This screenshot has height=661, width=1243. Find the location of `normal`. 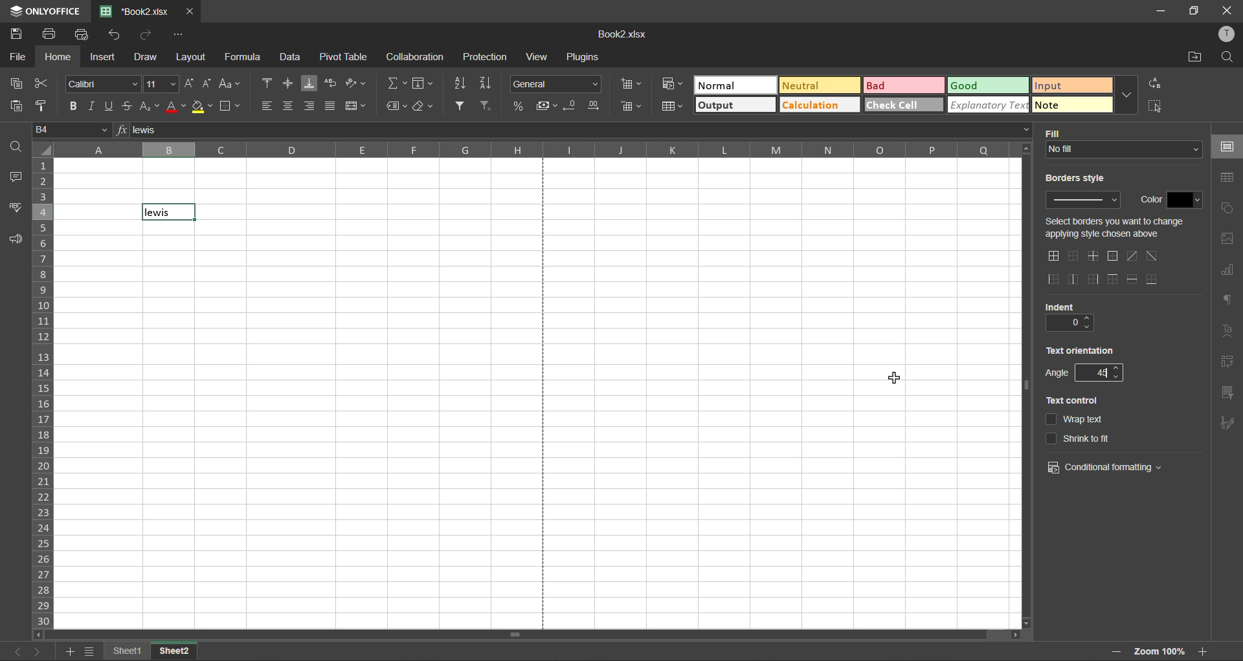

normal is located at coordinates (735, 86).